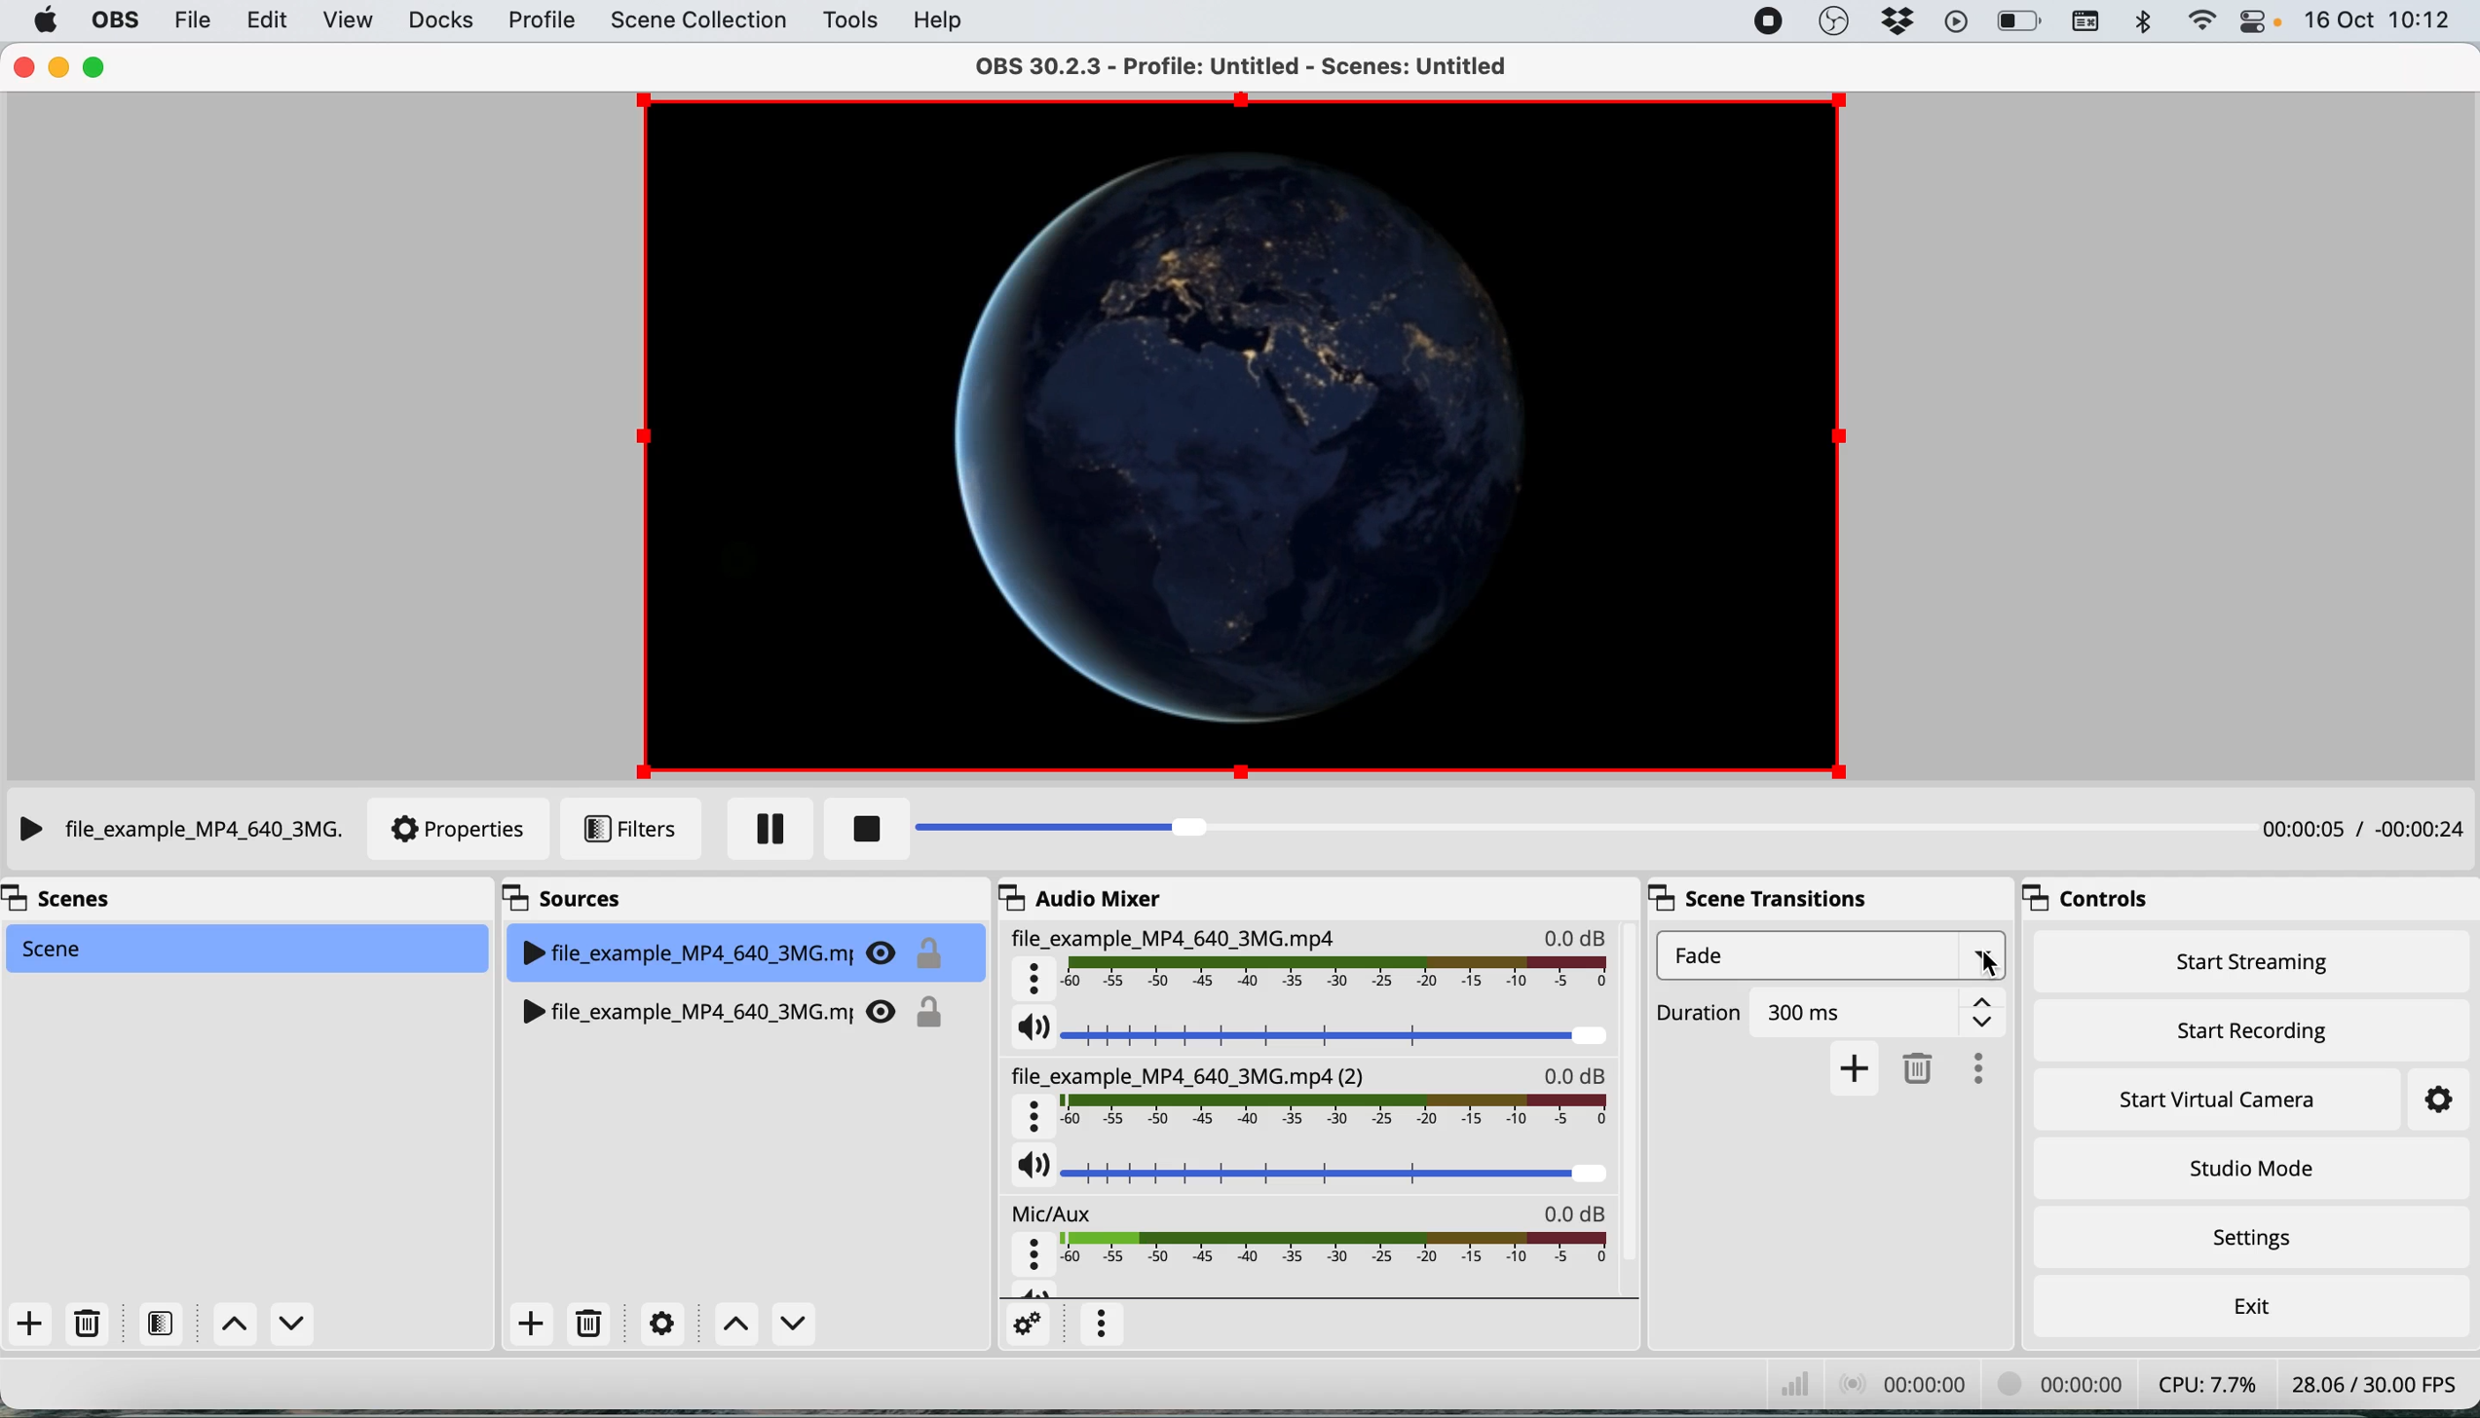 The image size is (2480, 1418). I want to click on source audio volume, so click(1310, 1162).